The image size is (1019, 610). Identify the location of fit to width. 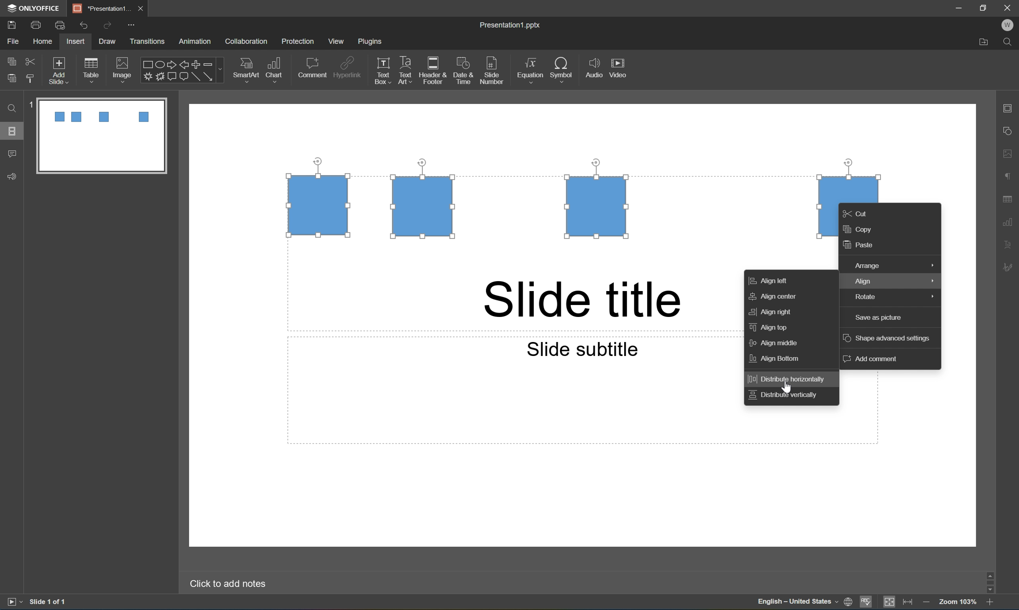
(908, 603).